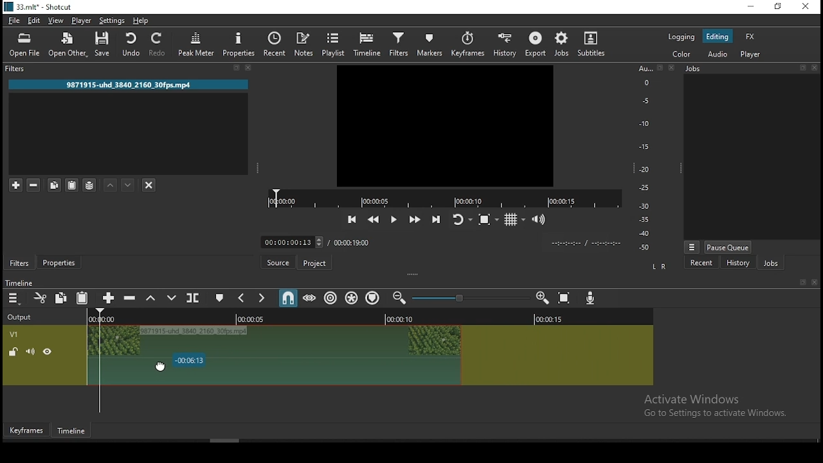 This screenshot has width=823, height=463. Describe the element at coordinates (142, 21) in the screenshot. I see `help` at that location.